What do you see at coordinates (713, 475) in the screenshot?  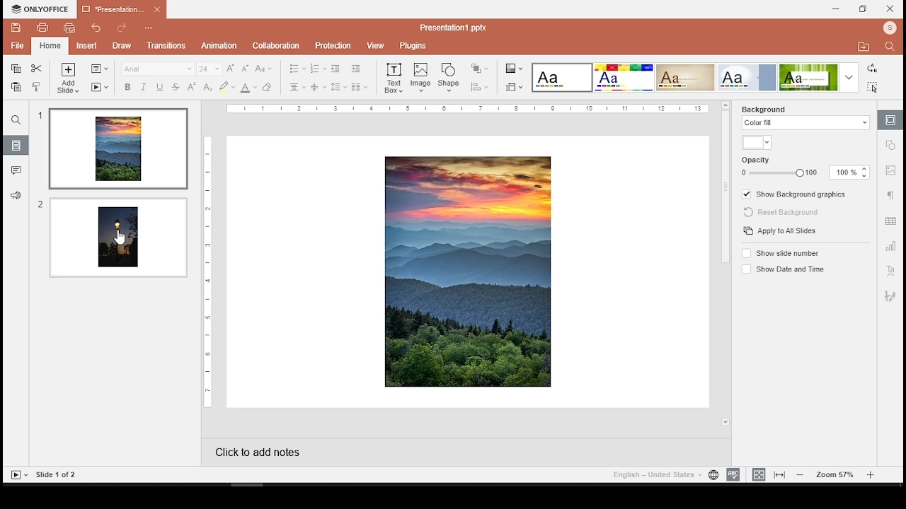 I see `language` at bounding box center [713, 475].